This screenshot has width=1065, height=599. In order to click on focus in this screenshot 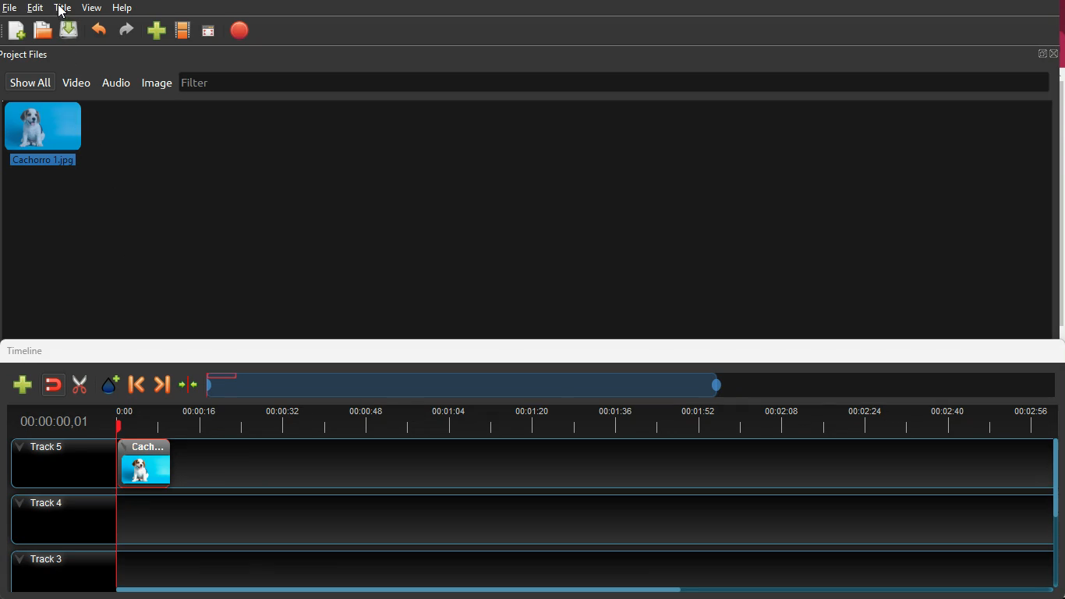, I will do `click(209, 30)`.